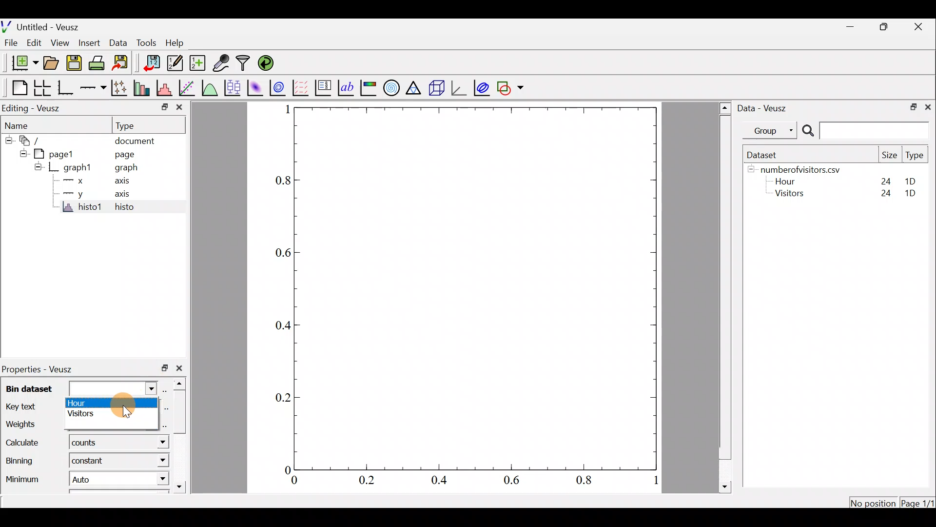  I want to click on x, so click(79, 180).